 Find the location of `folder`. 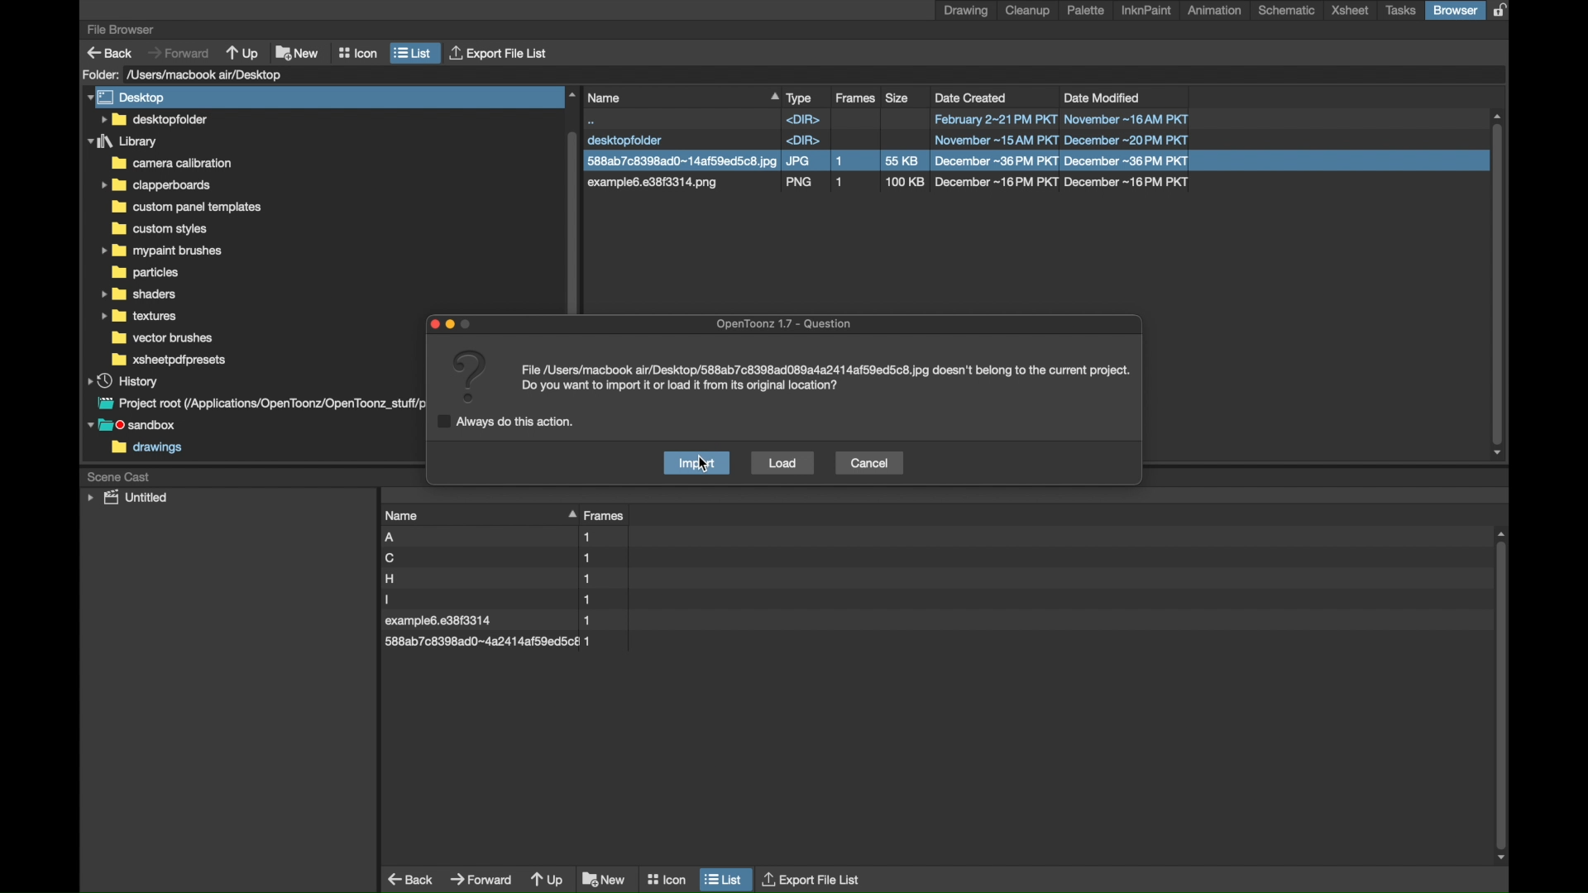

folder is located at coordinates (190, 207).